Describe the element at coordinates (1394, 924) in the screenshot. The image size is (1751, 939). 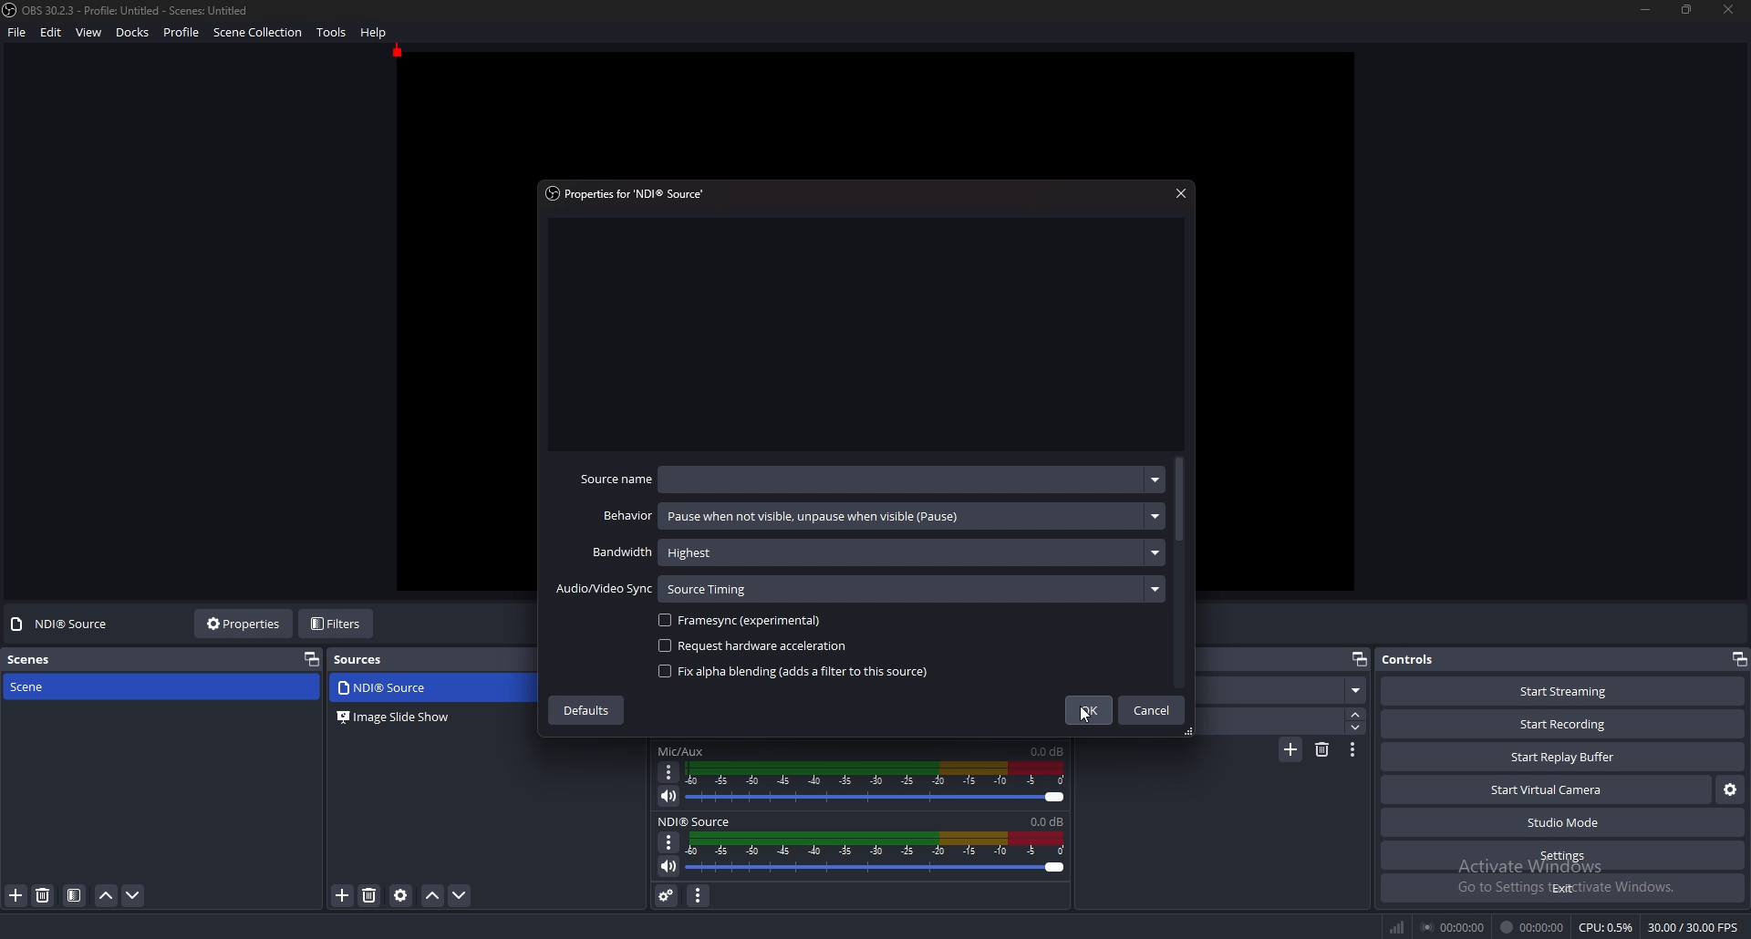
I see `Signal` at that location.